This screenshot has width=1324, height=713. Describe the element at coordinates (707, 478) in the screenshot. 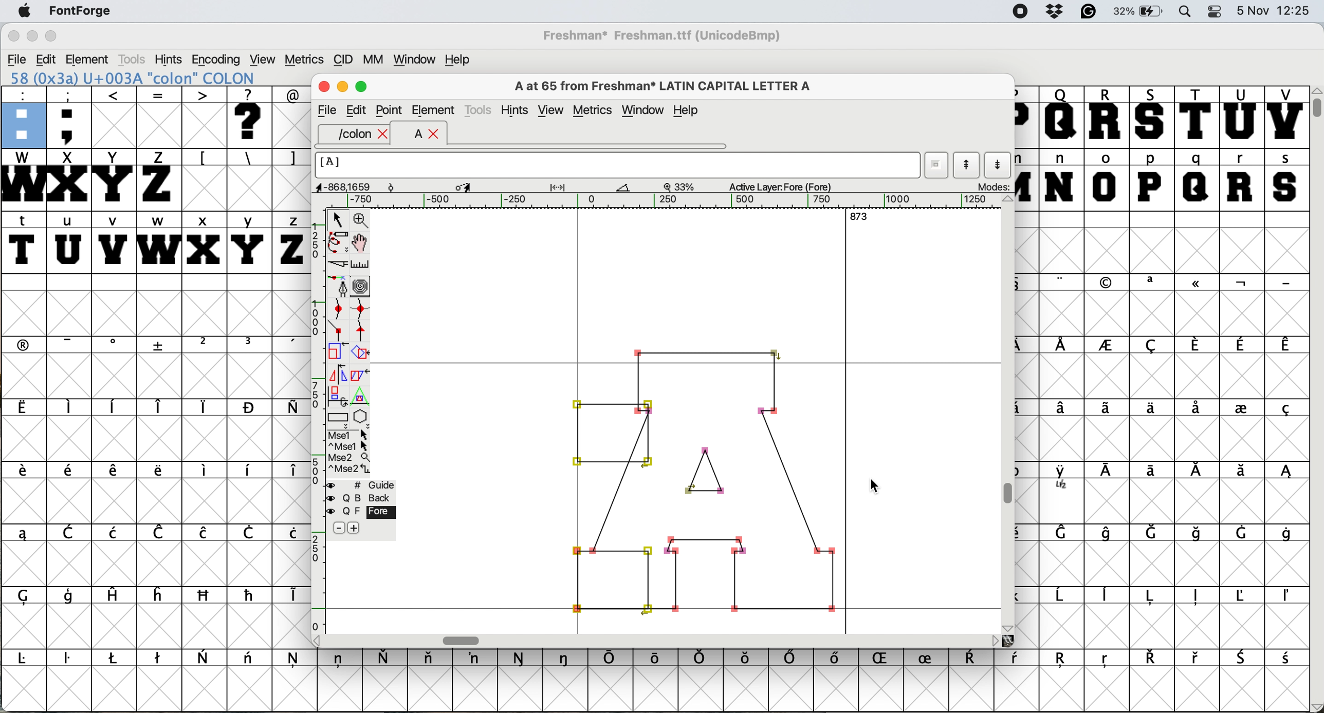

I see `glyph` at that location.